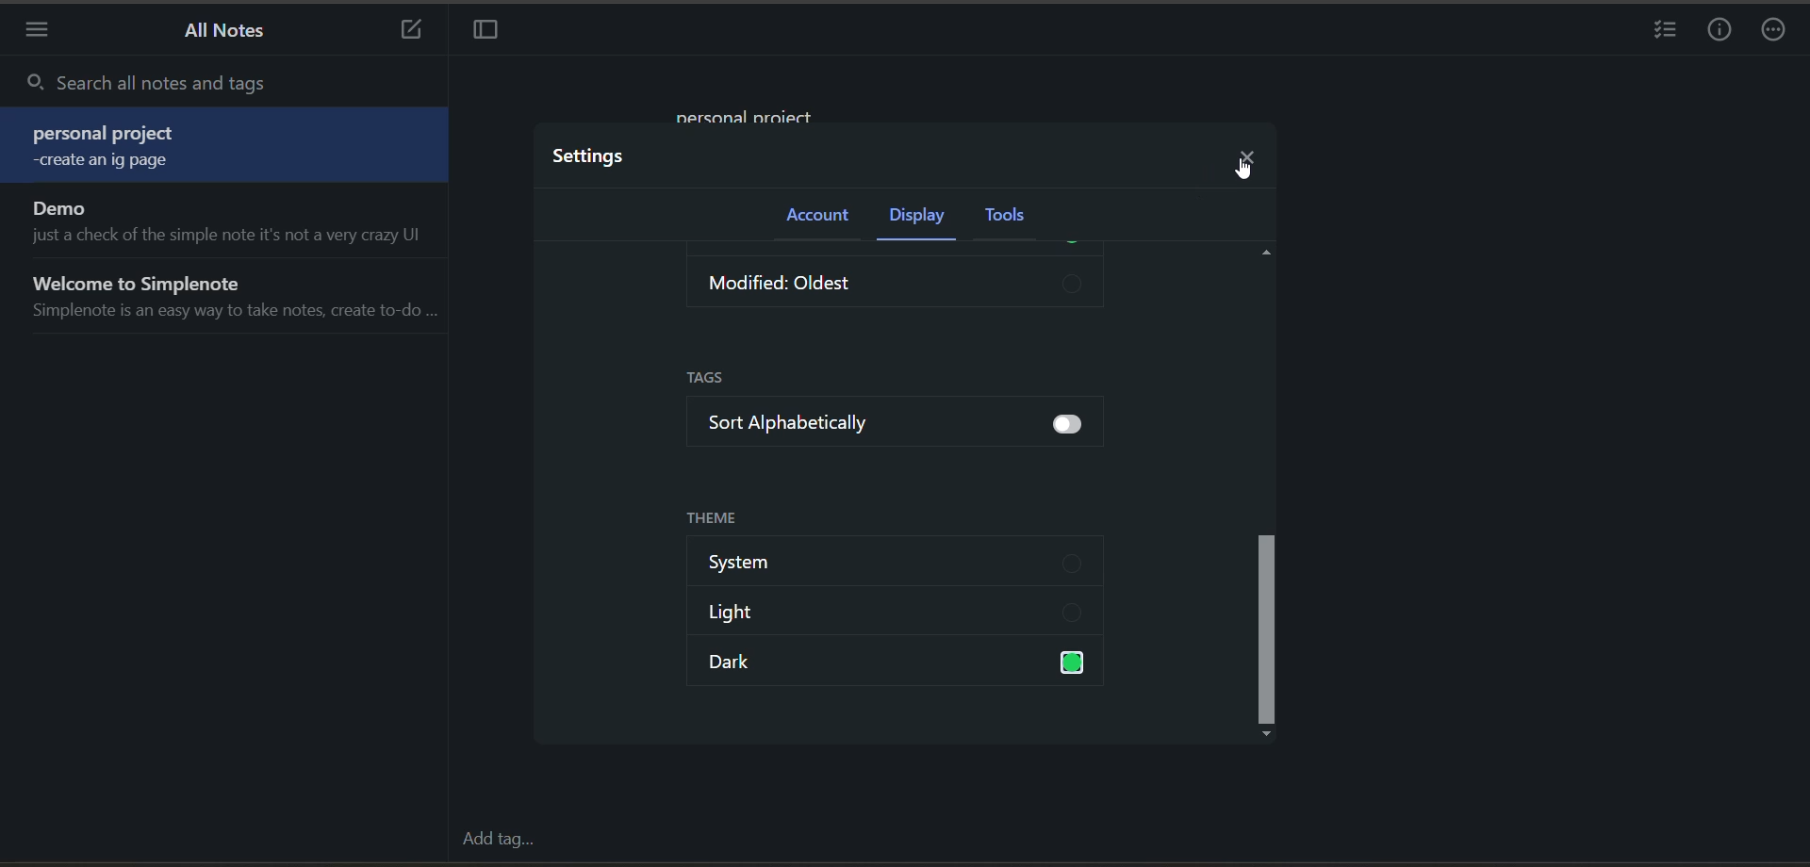 The width and height of the screenshot is (1810, 867). What do you see at coordinates (593, 160) in the screenshot?
I see `settings` at bounding box center [593, 160].